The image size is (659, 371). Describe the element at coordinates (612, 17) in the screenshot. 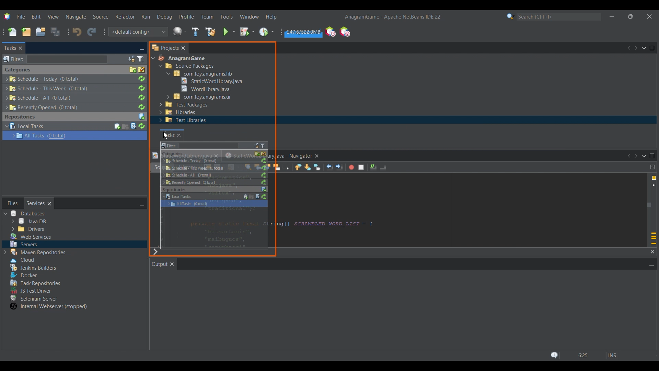

I see `Minimize` at that location.